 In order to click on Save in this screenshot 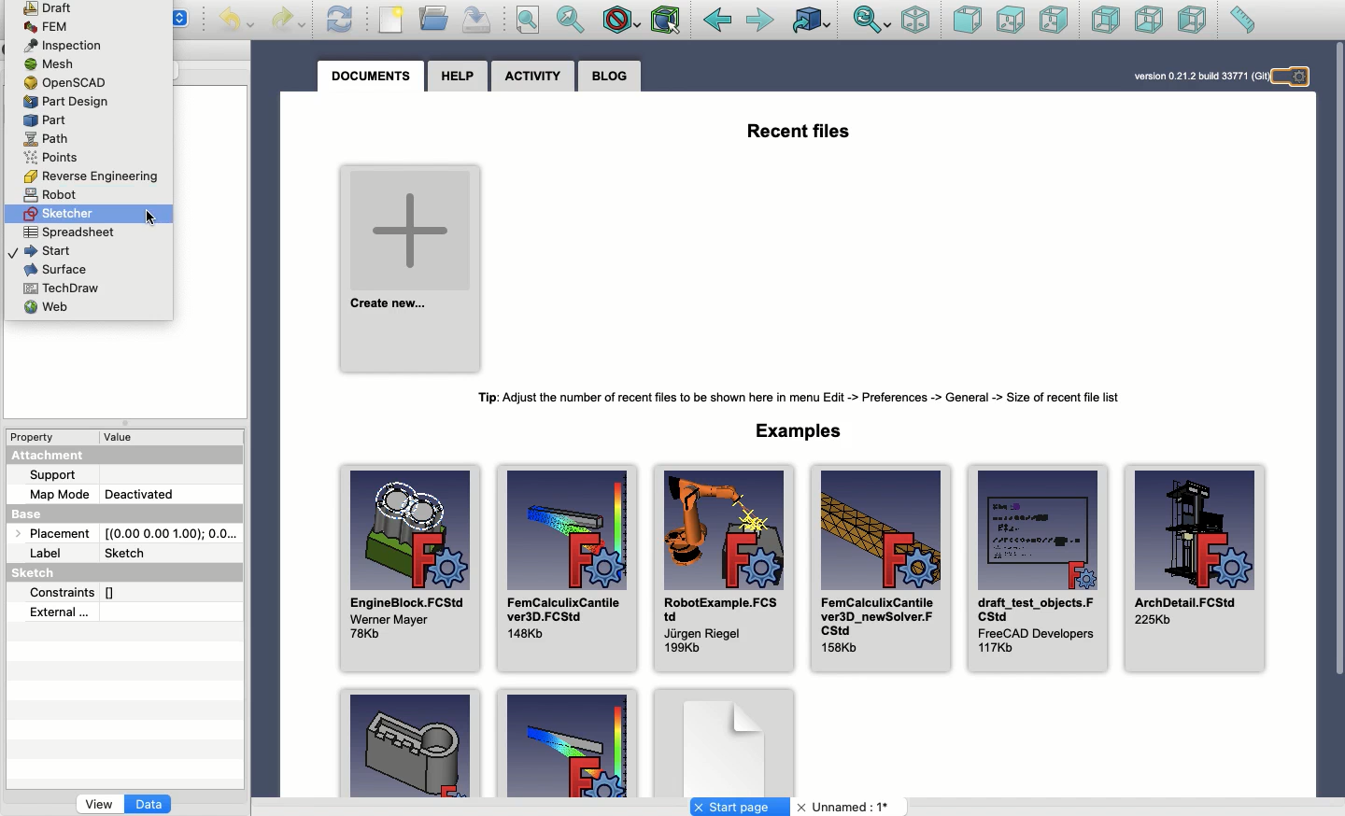, I will do `click(477, 21)`.